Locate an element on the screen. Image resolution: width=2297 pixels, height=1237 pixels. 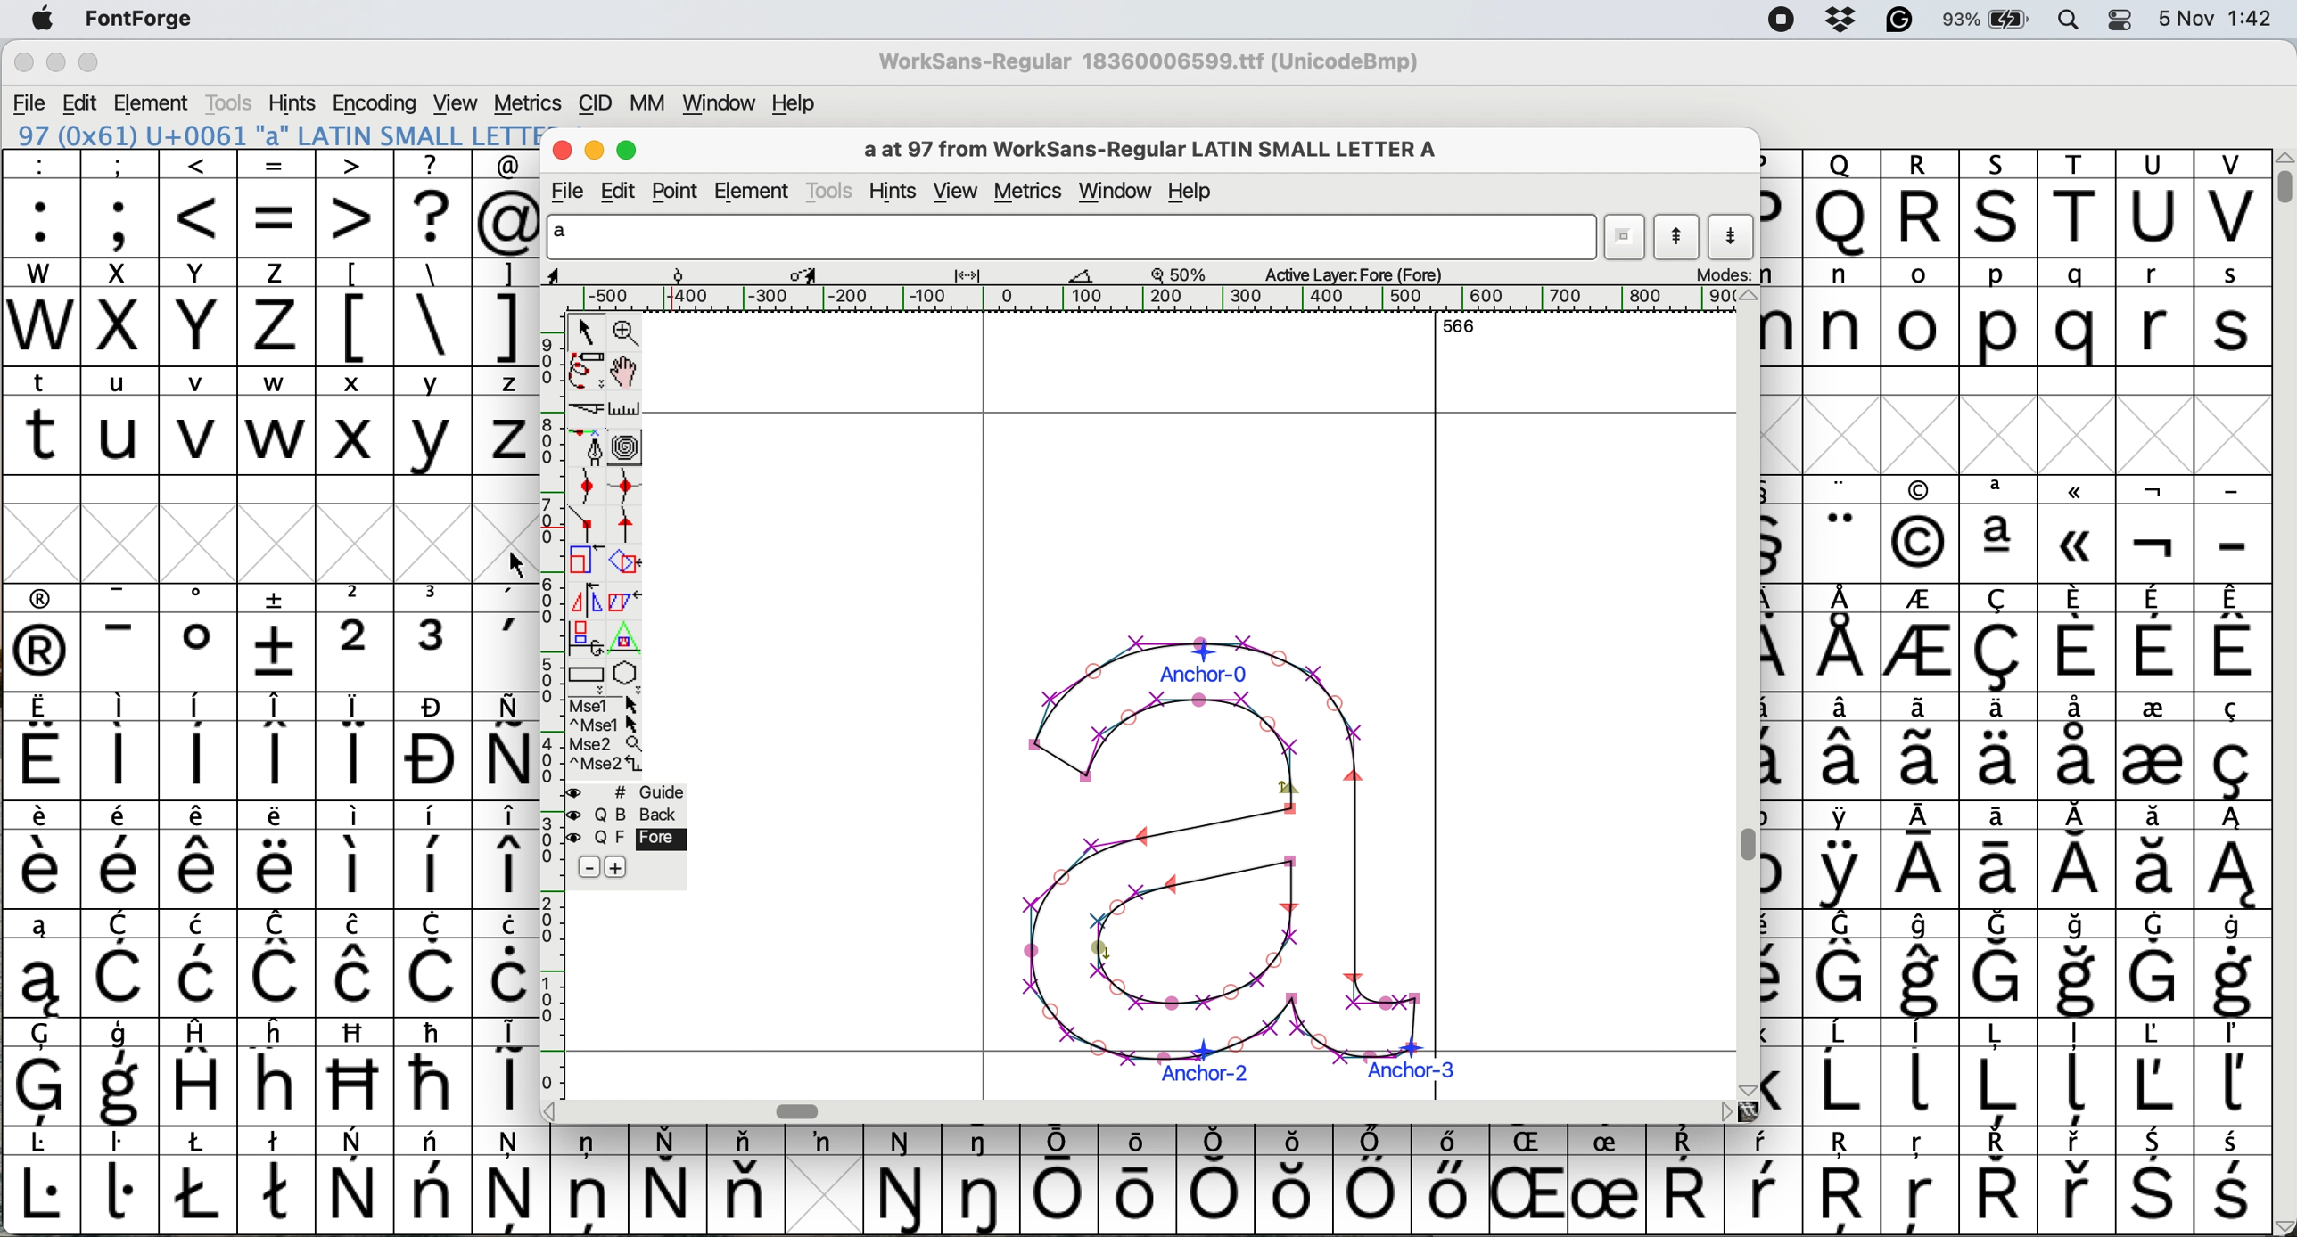
z is located at coordinates (505, 420).